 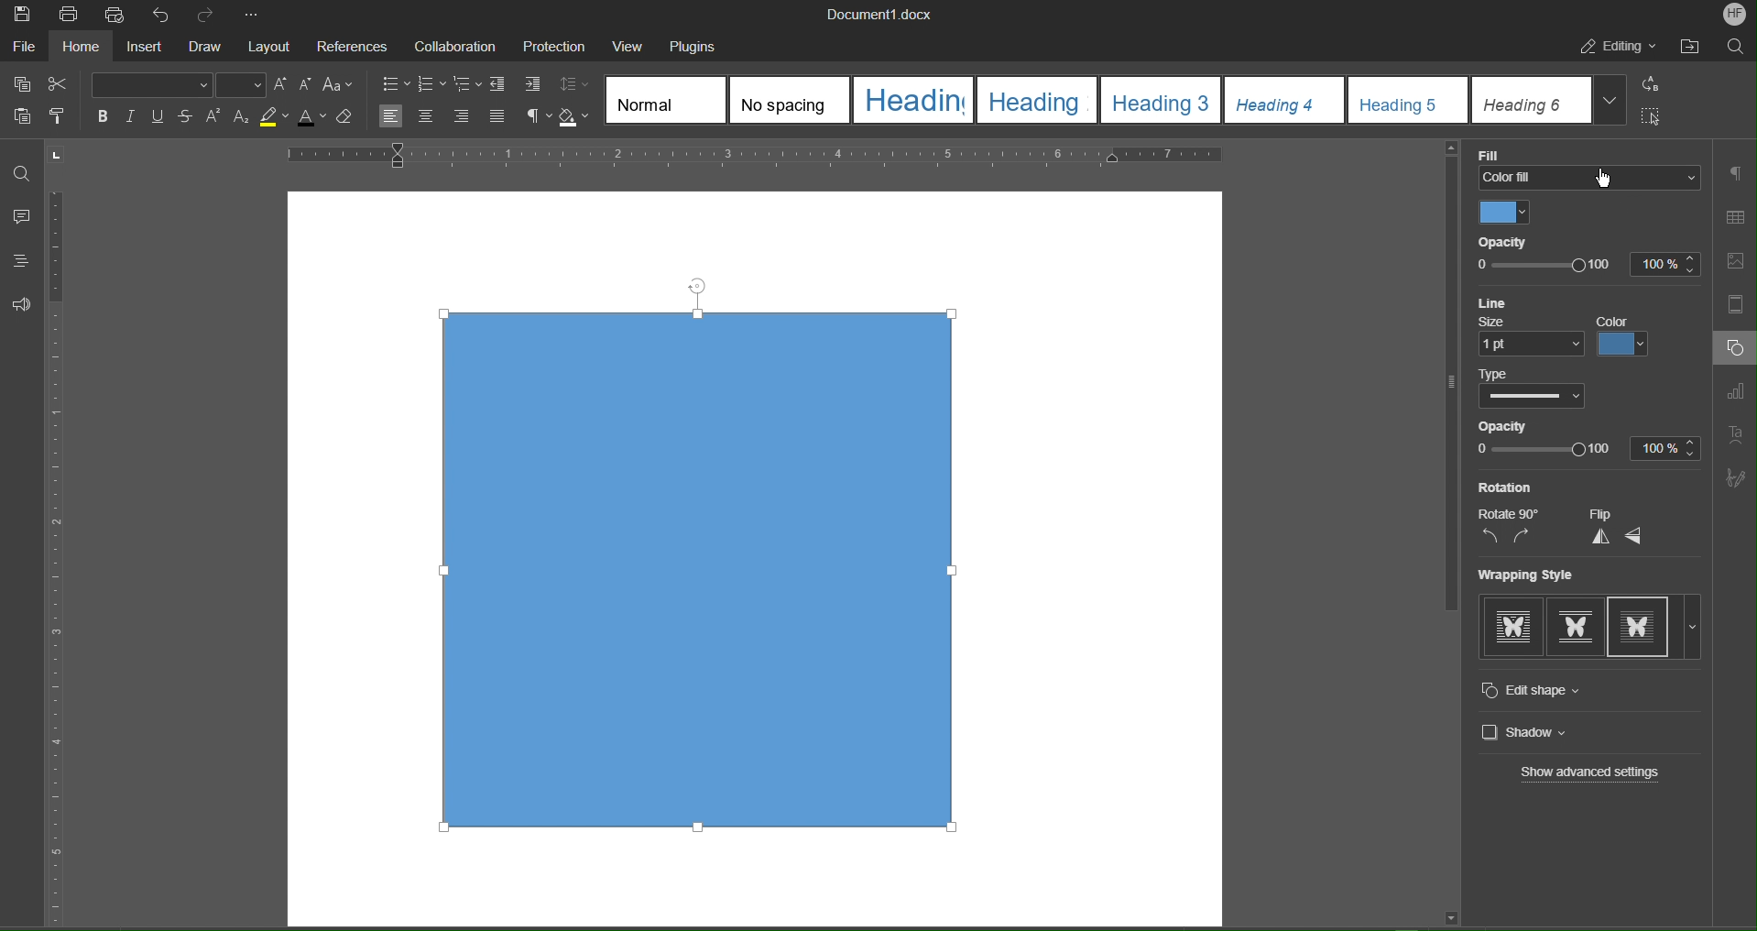 I want to click on Paragraph Settings, so click(x=1737, y=173).